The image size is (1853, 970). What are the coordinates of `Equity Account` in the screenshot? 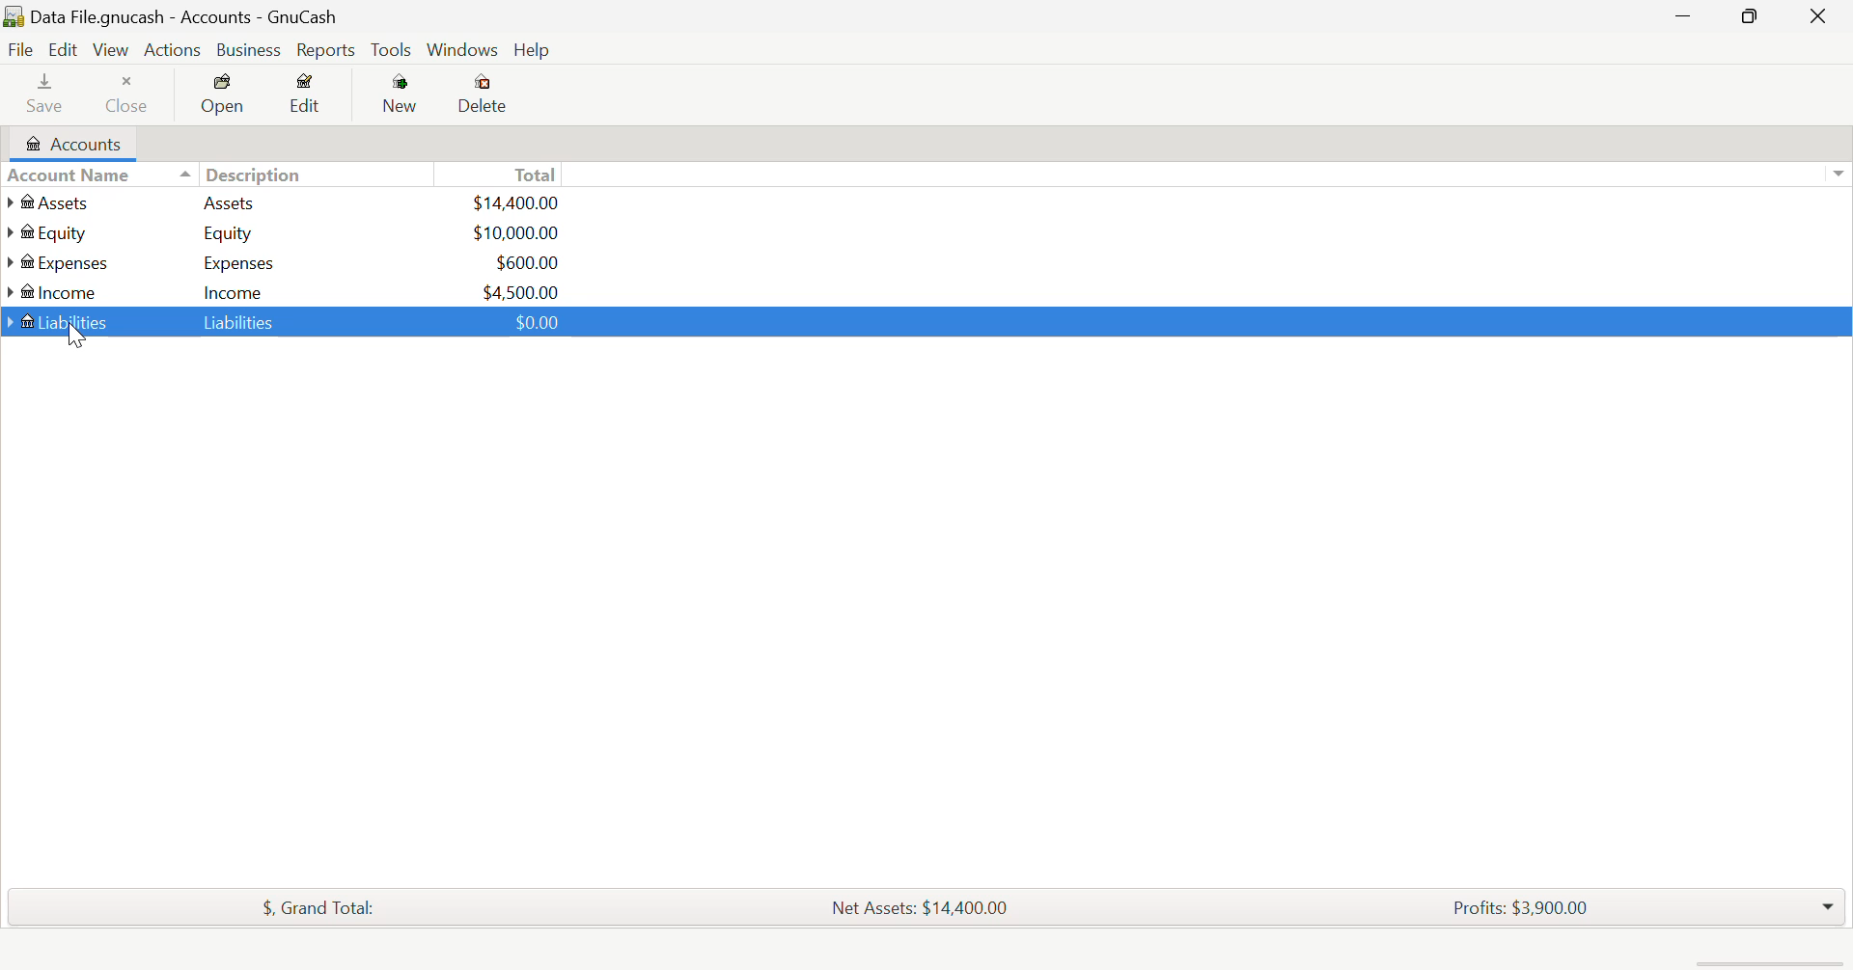 It's located at (53, 229).